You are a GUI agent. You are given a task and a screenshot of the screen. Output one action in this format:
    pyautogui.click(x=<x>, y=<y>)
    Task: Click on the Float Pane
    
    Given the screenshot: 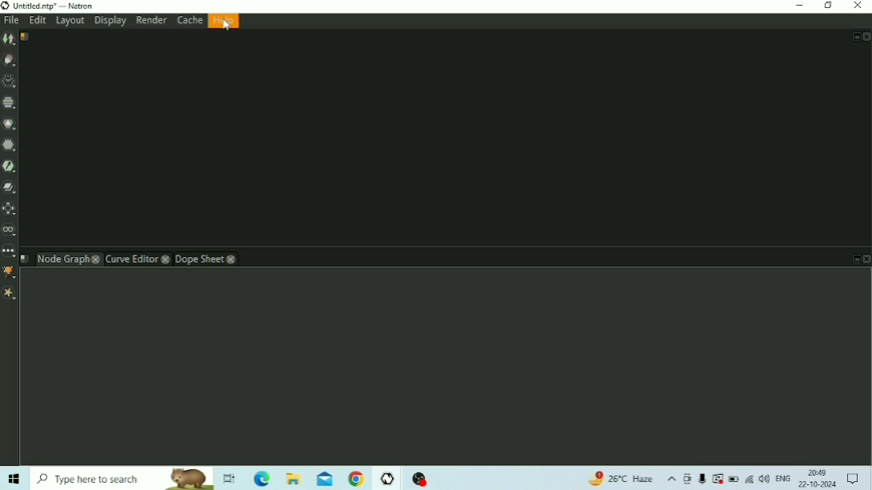 What is the action you would take?
    pyautogui.click(x=854, y=37)
    